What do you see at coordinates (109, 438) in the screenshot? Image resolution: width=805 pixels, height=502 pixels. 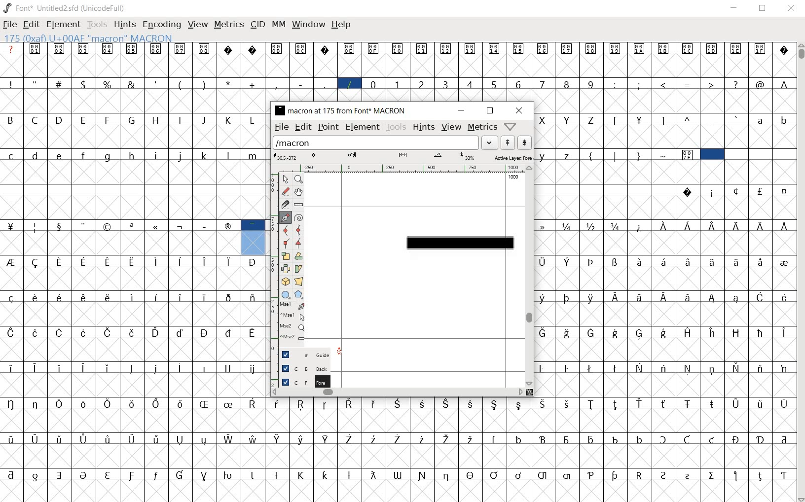 I see `Symbol` at bounding box center [109, 438].